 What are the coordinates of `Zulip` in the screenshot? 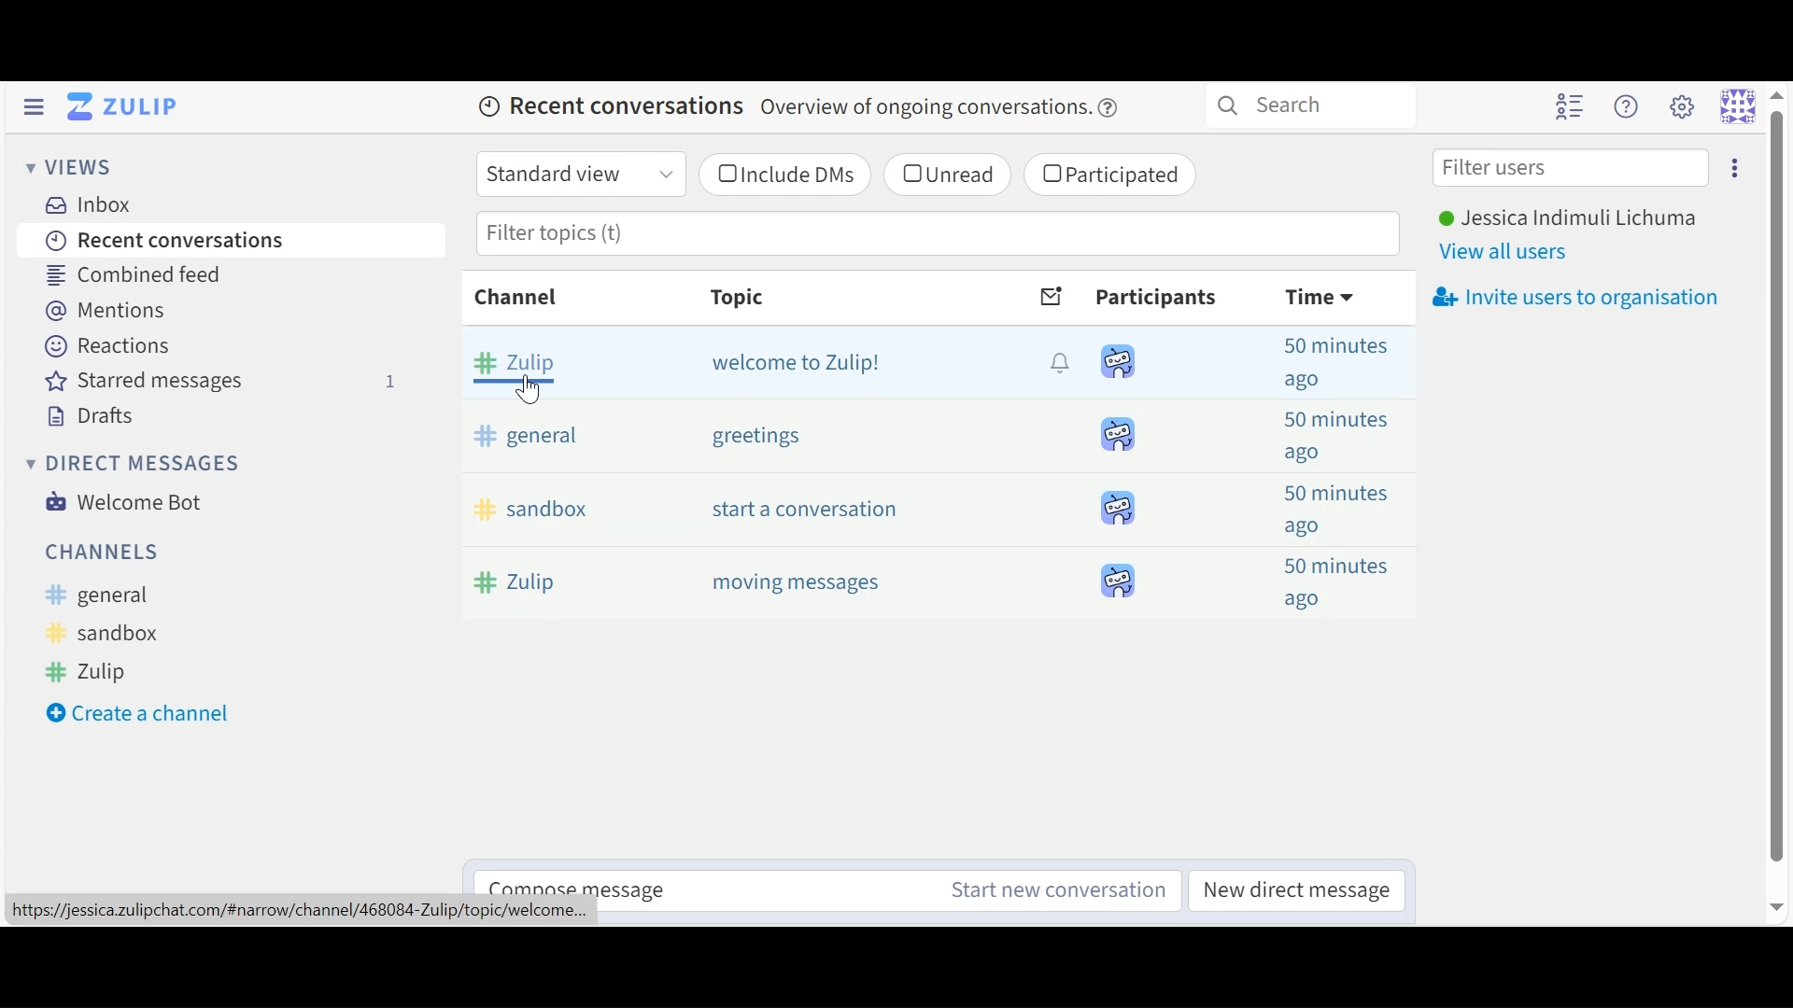 It's located at (92, 673).